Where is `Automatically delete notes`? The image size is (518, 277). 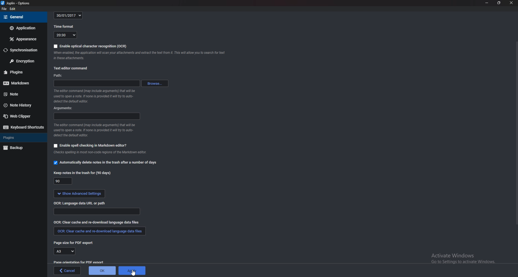
Automatically delete notes is located at coordinates (107, 163).